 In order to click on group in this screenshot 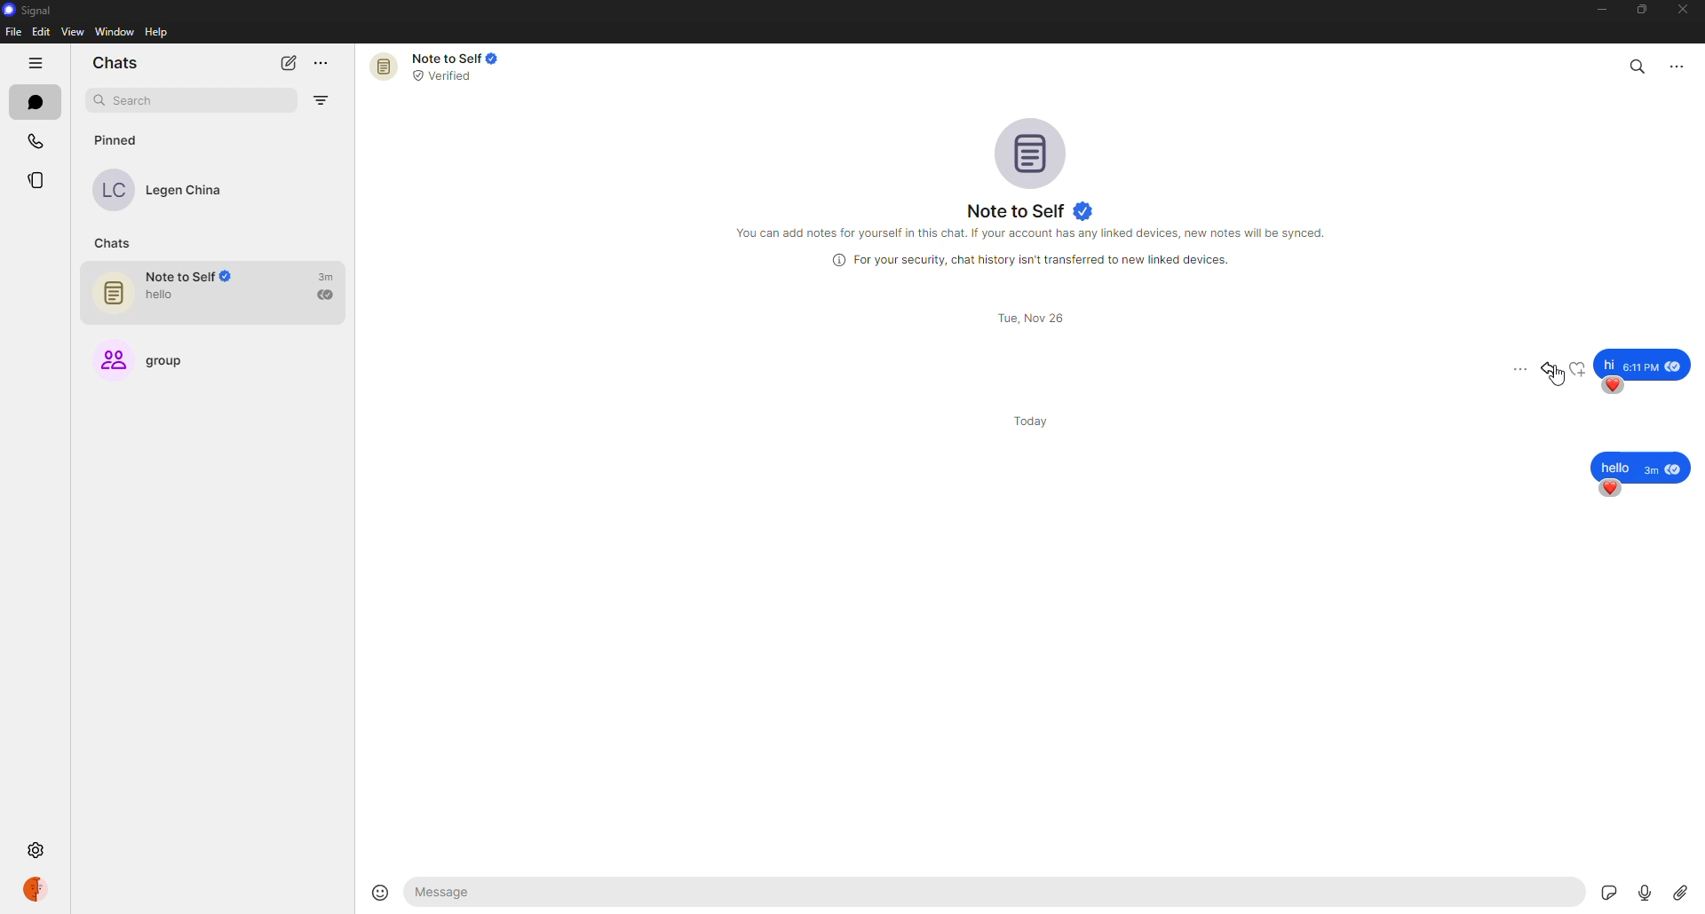, I will do `click(157, 361)`.